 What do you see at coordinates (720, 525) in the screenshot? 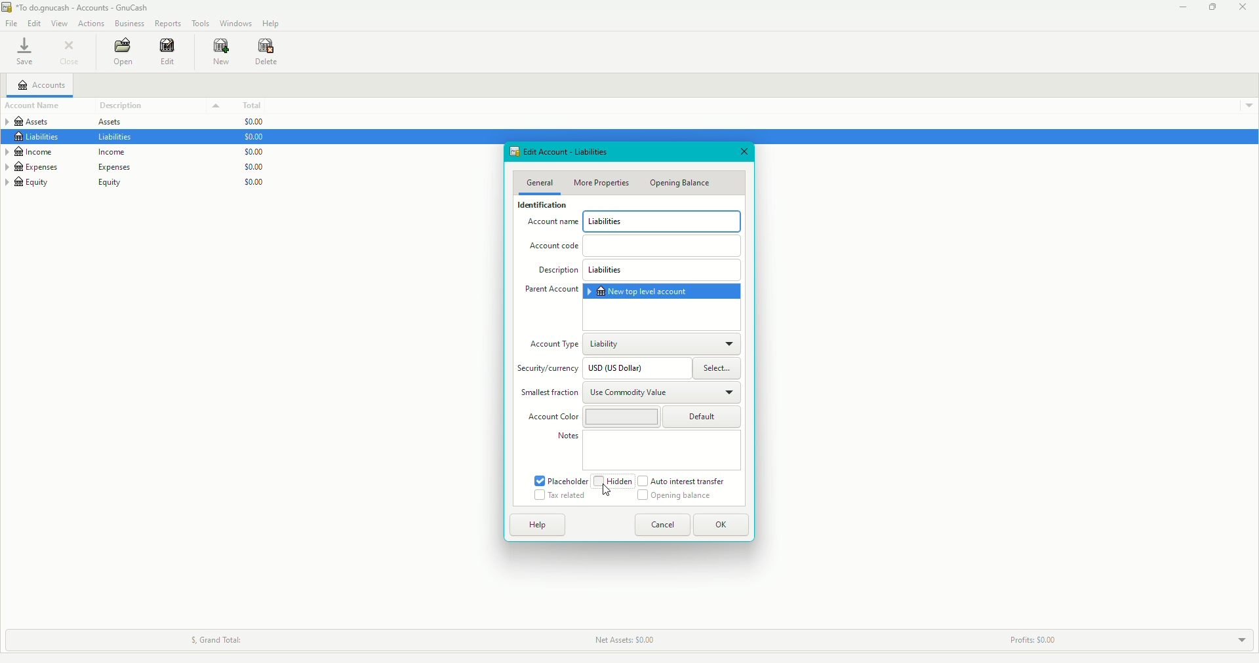
I see `OK` at bounding box center [720, 525].